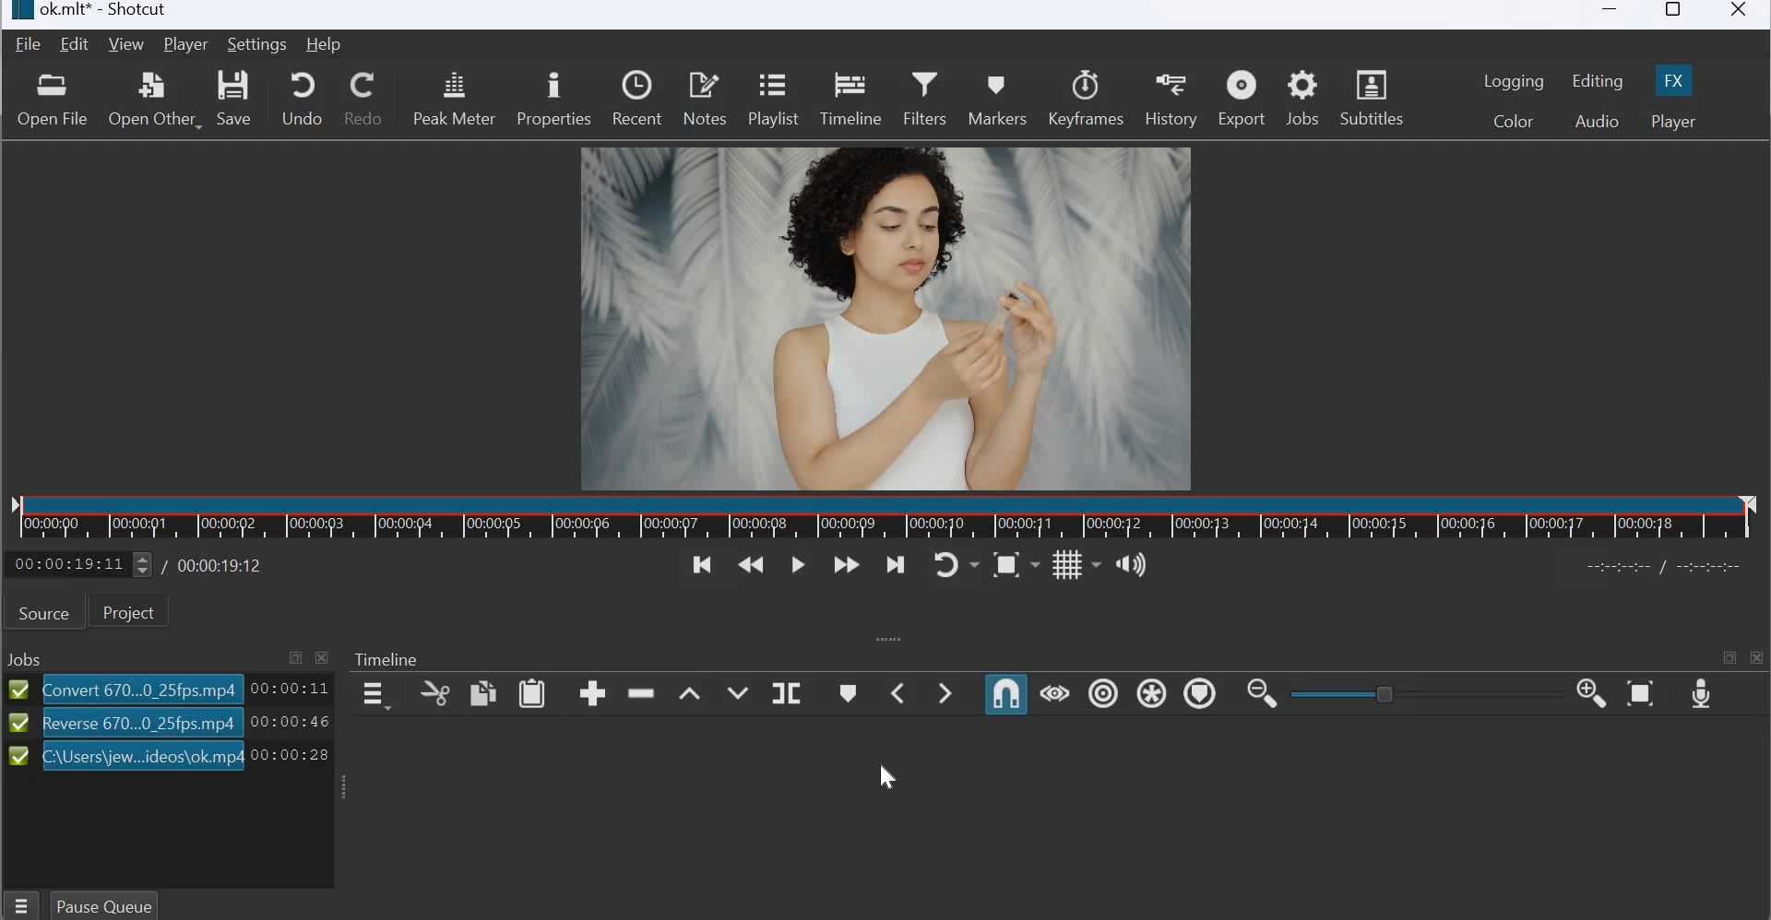 The image size is (1771, 920). What do you see at coordinates (373, 695) in the screenshot?
I see `timeline menu ` at bounding box center [373, 695].